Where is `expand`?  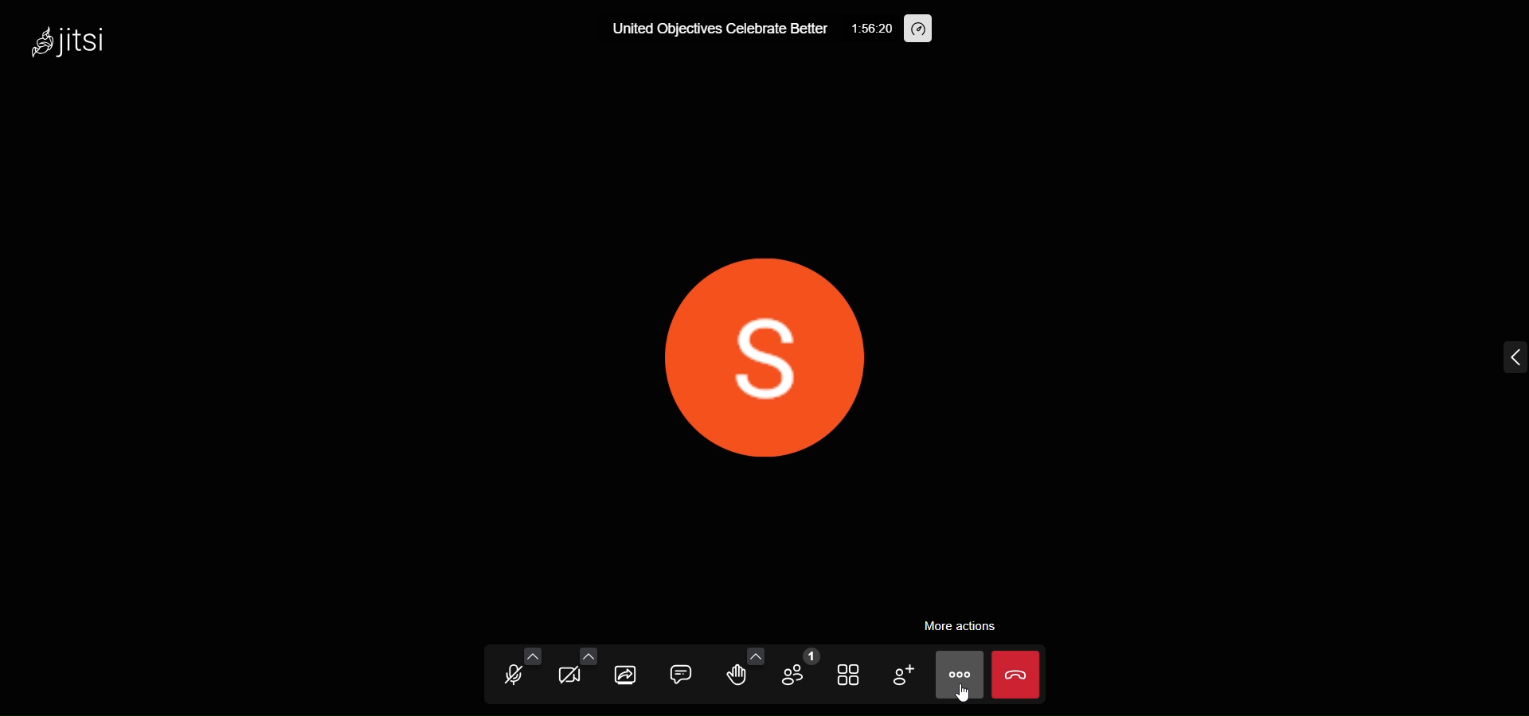 expand is located at coordinates (1505, 359).